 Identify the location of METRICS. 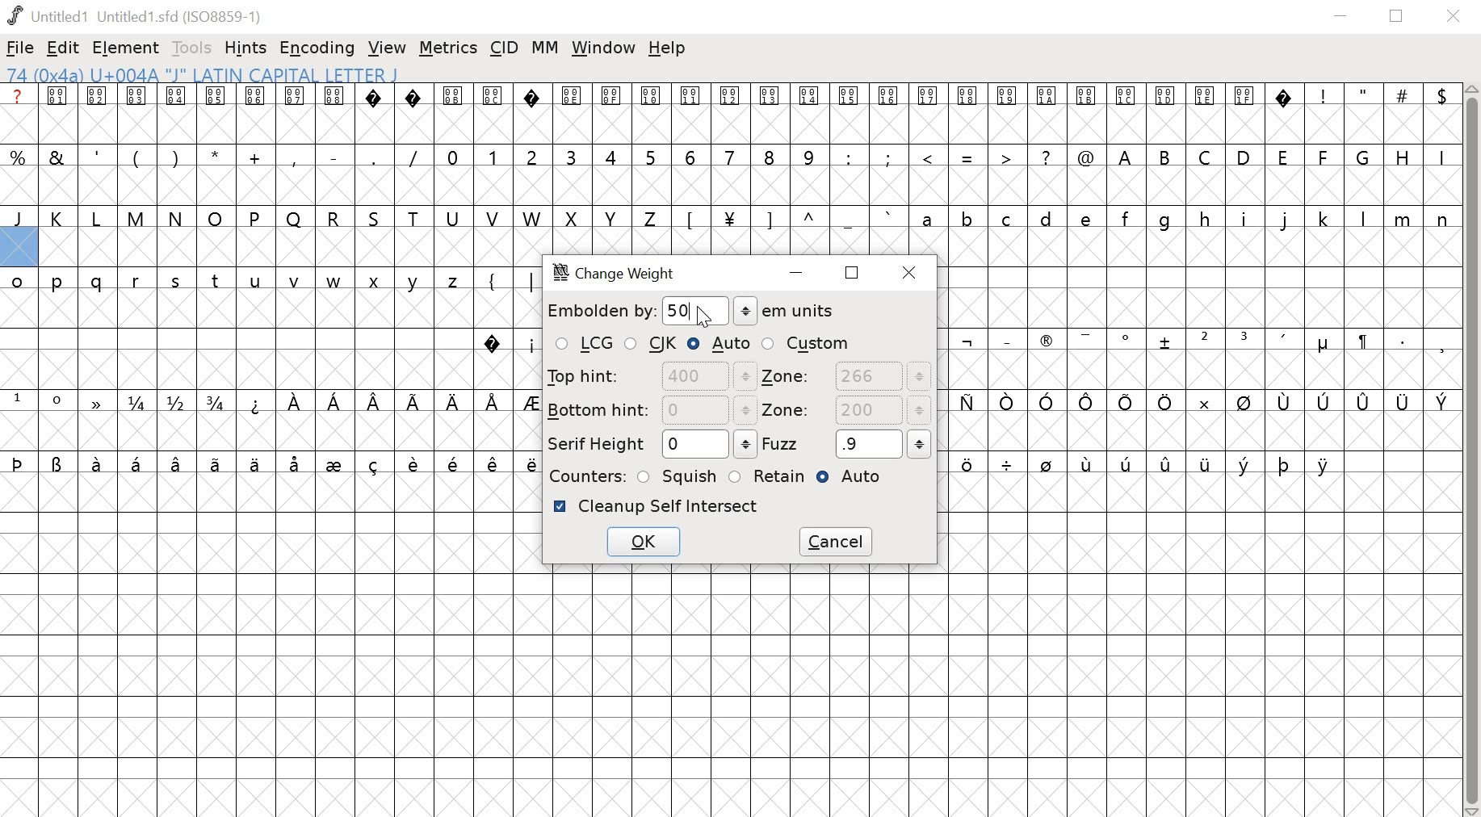
(447, 49).